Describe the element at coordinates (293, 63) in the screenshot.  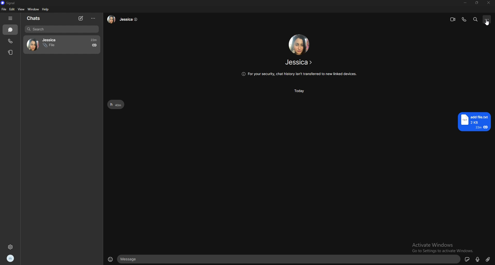
I see `Jessica >` at that location.